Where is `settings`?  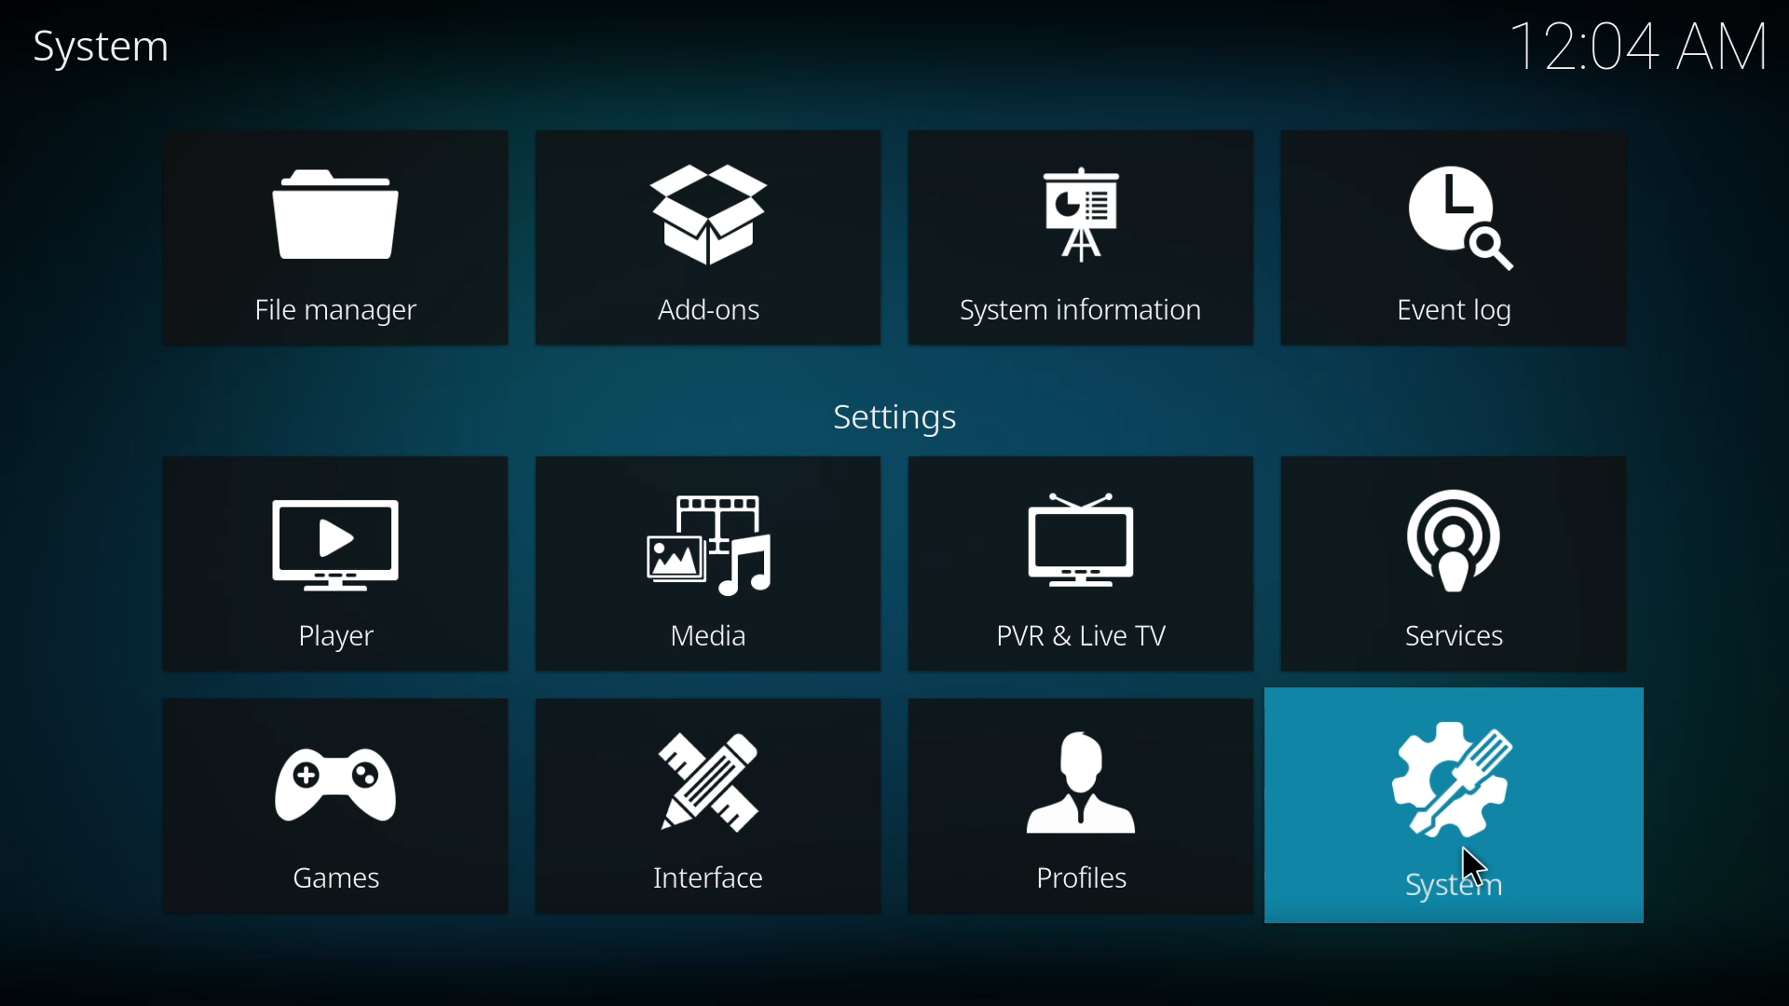 settings is located at coordinates (889, 418).